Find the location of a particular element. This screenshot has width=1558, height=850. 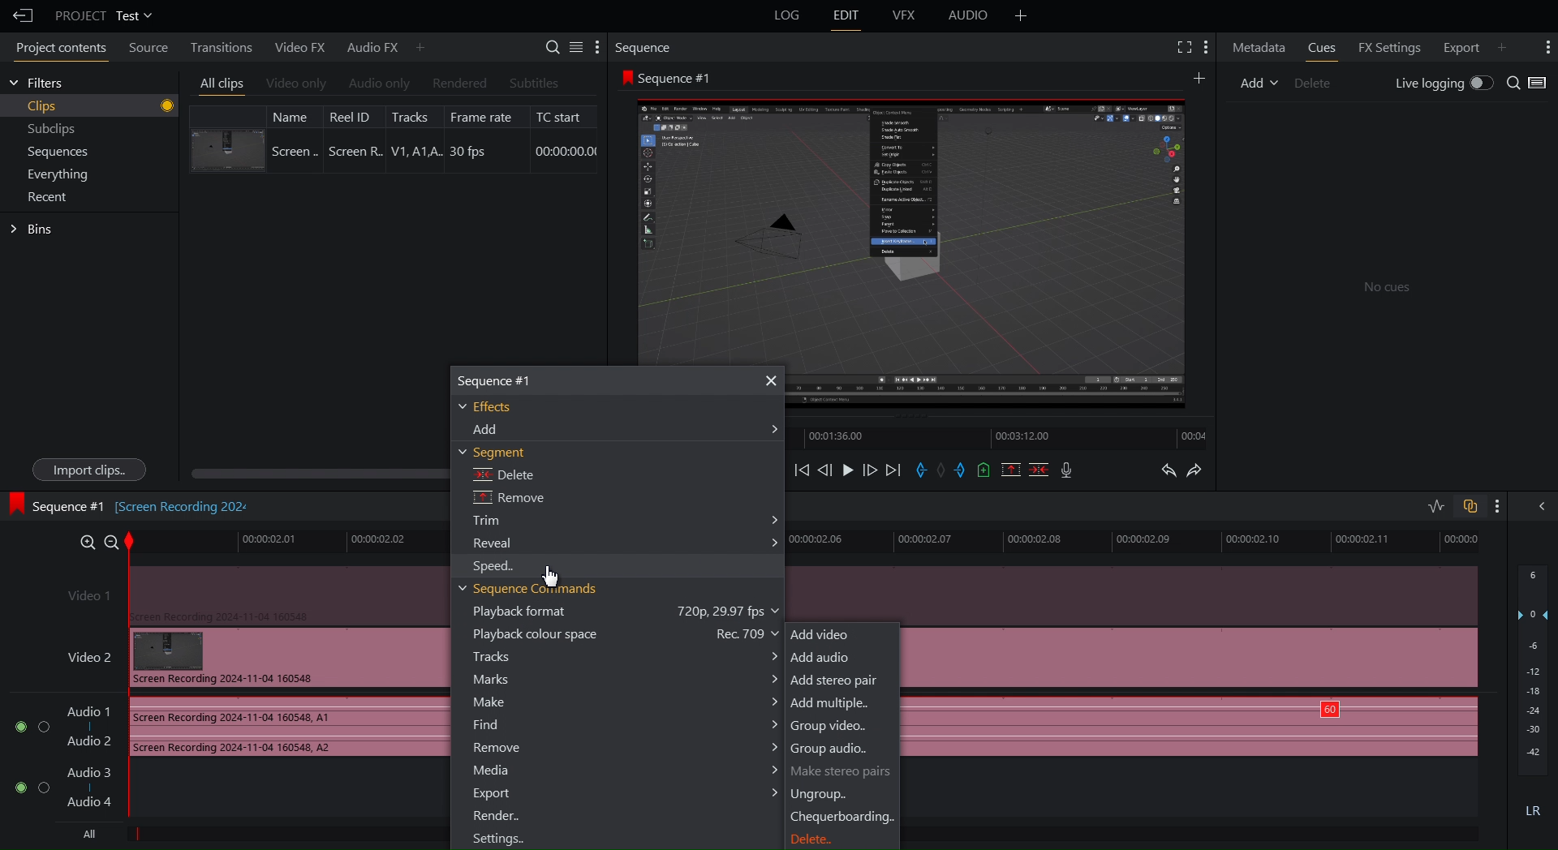

Sequence #1 is located at coordinates (501, 380).